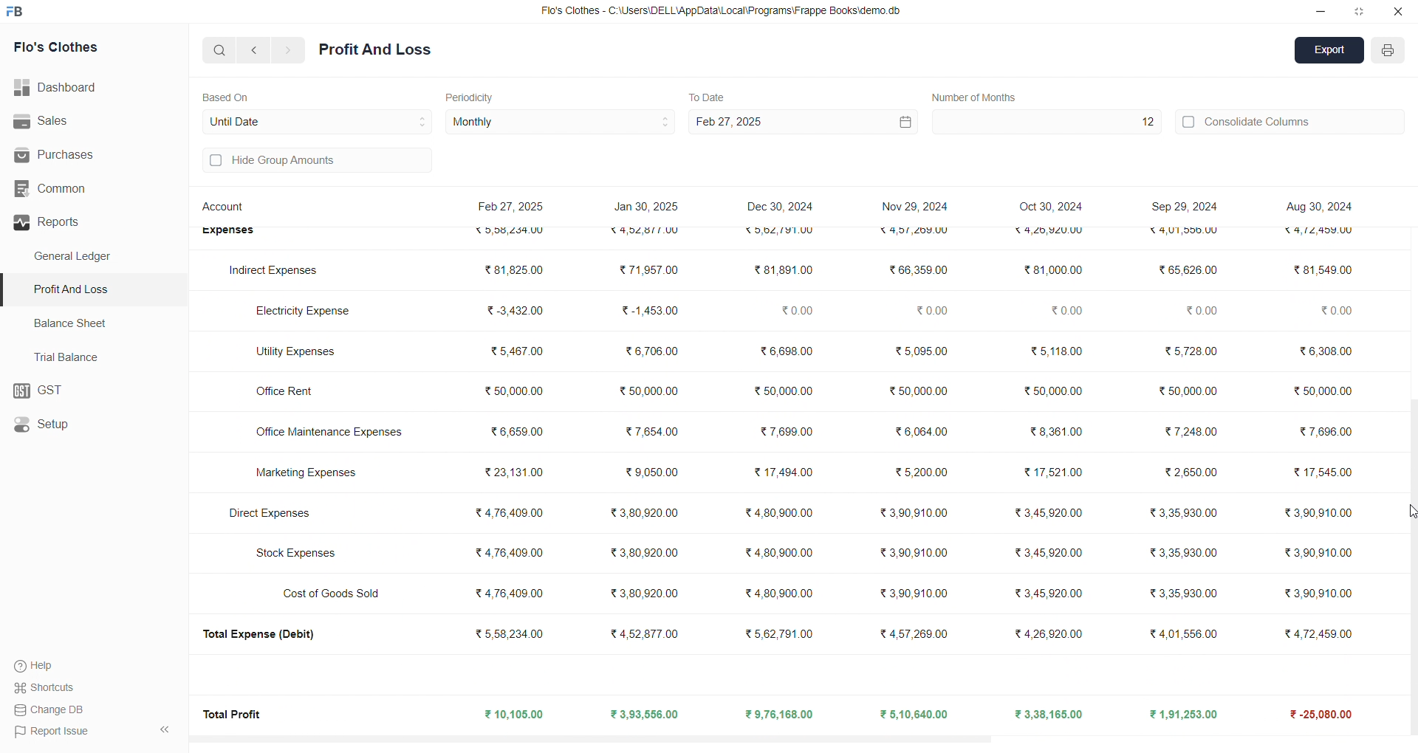 Image resolution: width=1418 pixels, height=753 pixels. Describe the element at coordinates (778, 231) in the screenshot. I see `₹5,62,791.00` at that location.